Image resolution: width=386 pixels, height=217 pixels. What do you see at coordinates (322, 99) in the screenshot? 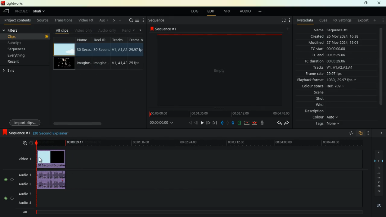
I see `shot` at bounding box center [322, 99].